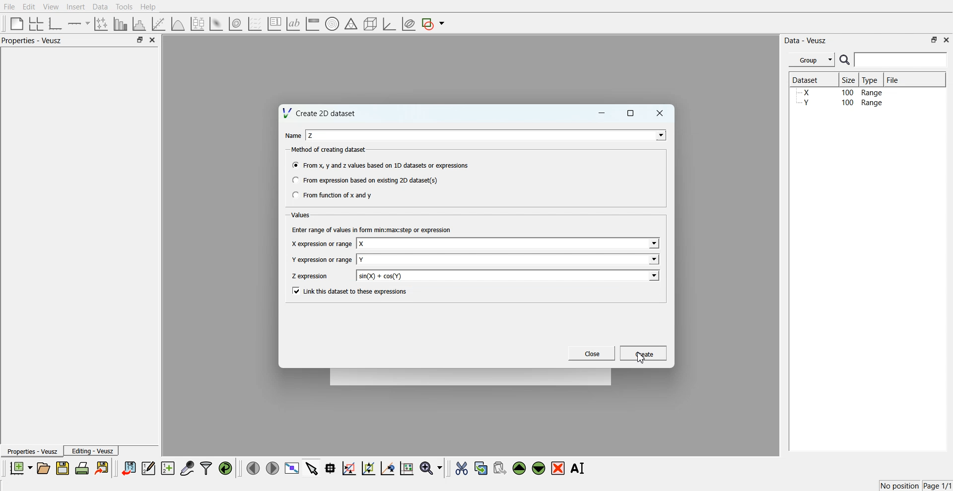  What do you see at coordinates (660, 113) in the screenshot?
I see `Close` at bounding box center [660, 113].